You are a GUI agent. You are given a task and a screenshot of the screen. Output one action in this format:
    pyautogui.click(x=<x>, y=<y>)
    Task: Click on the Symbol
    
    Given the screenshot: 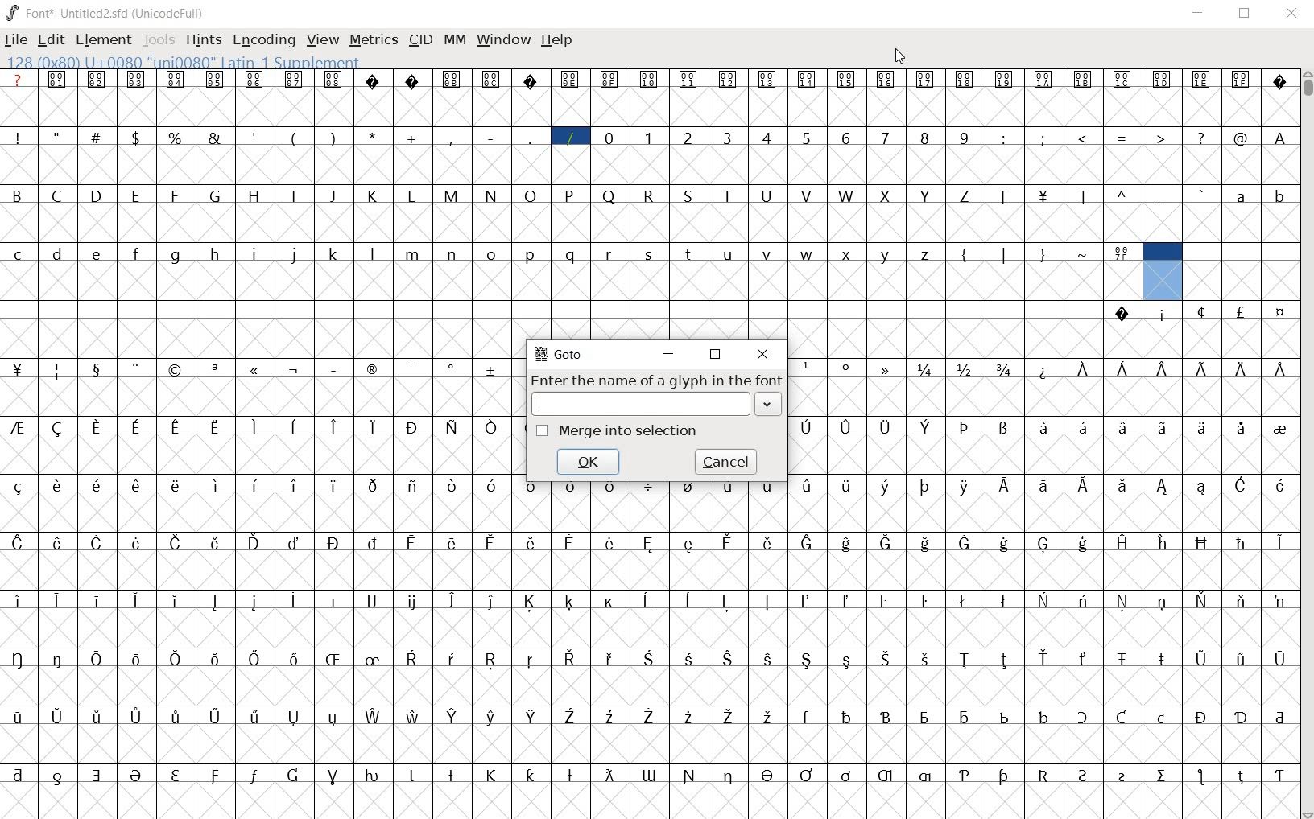 What is the action you would take?
    pyautogui.click(x=1278, y=774)
    